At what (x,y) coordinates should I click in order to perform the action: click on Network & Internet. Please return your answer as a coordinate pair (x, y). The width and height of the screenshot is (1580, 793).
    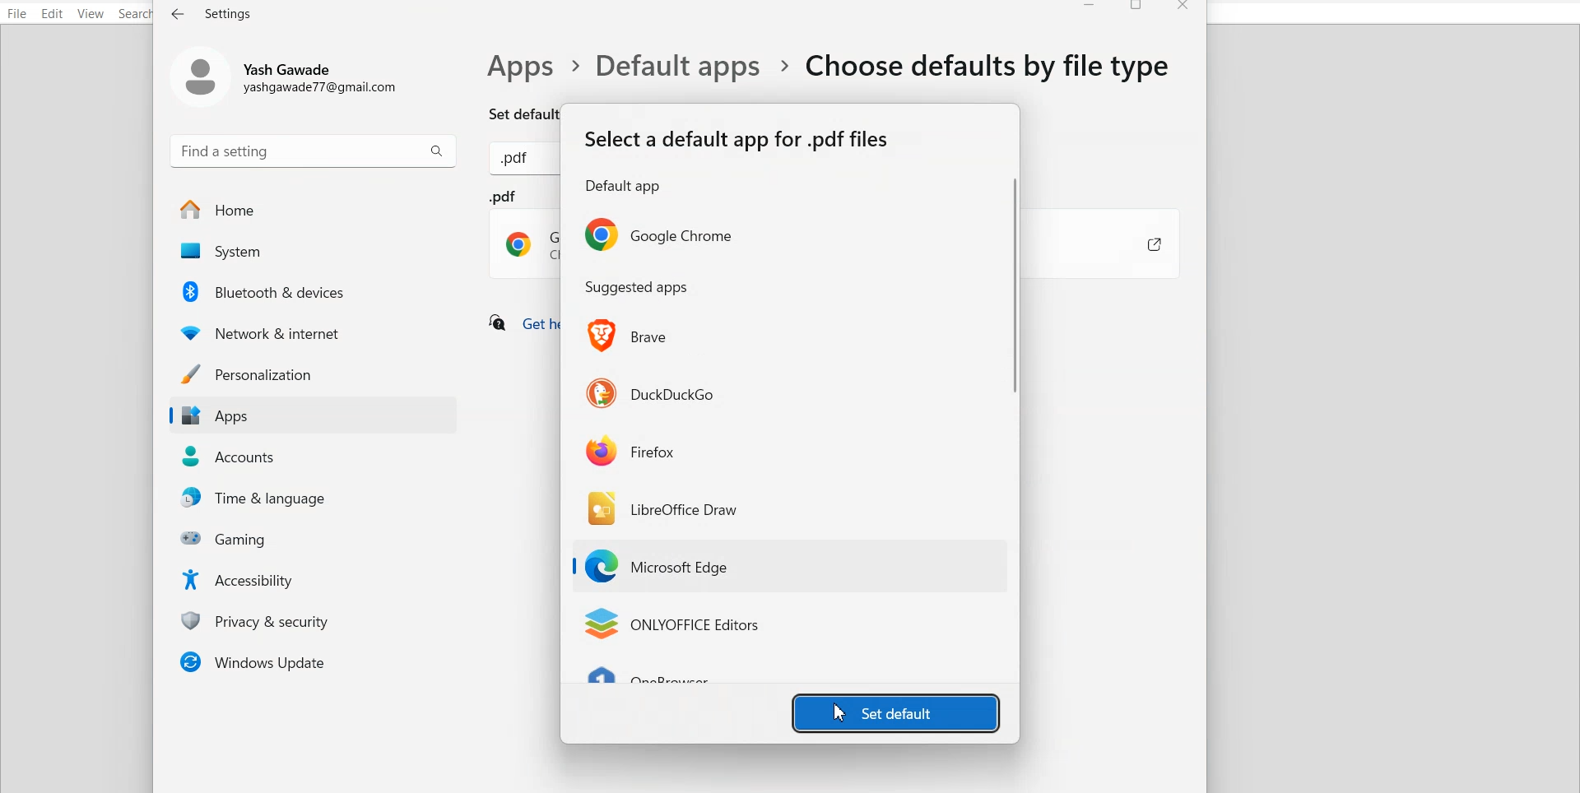
    Looking at the image, I should click on (314, 331).